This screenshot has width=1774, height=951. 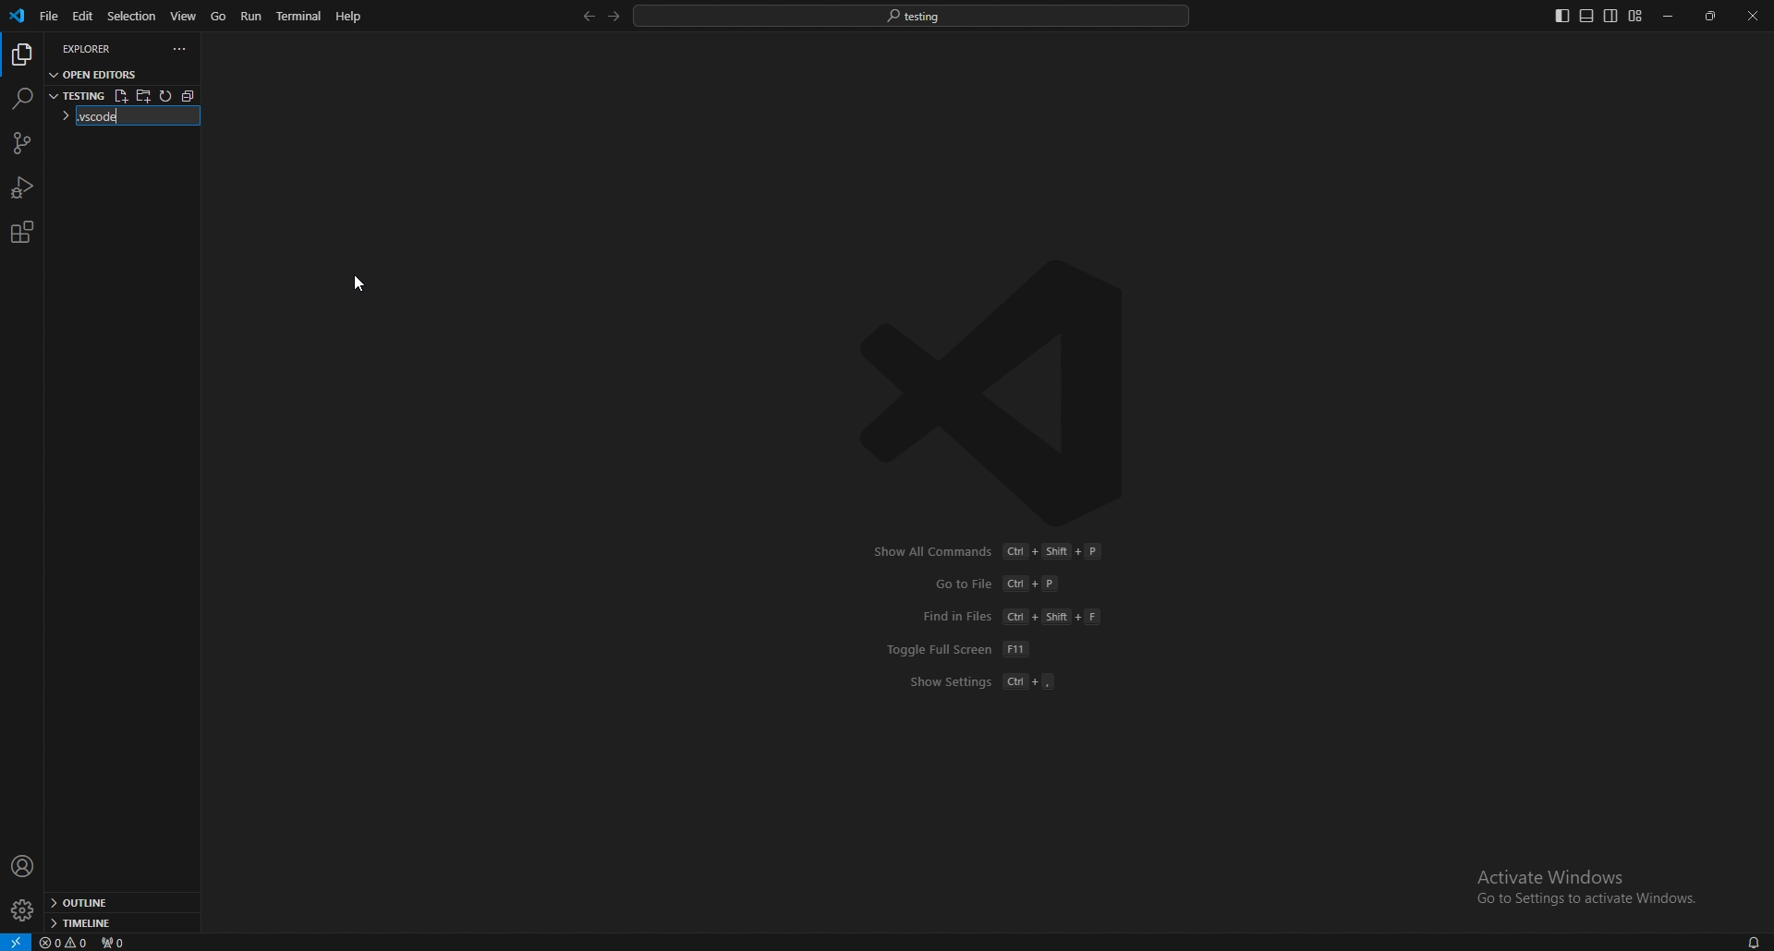 I want to click on profile, so click(x=23, y=866).